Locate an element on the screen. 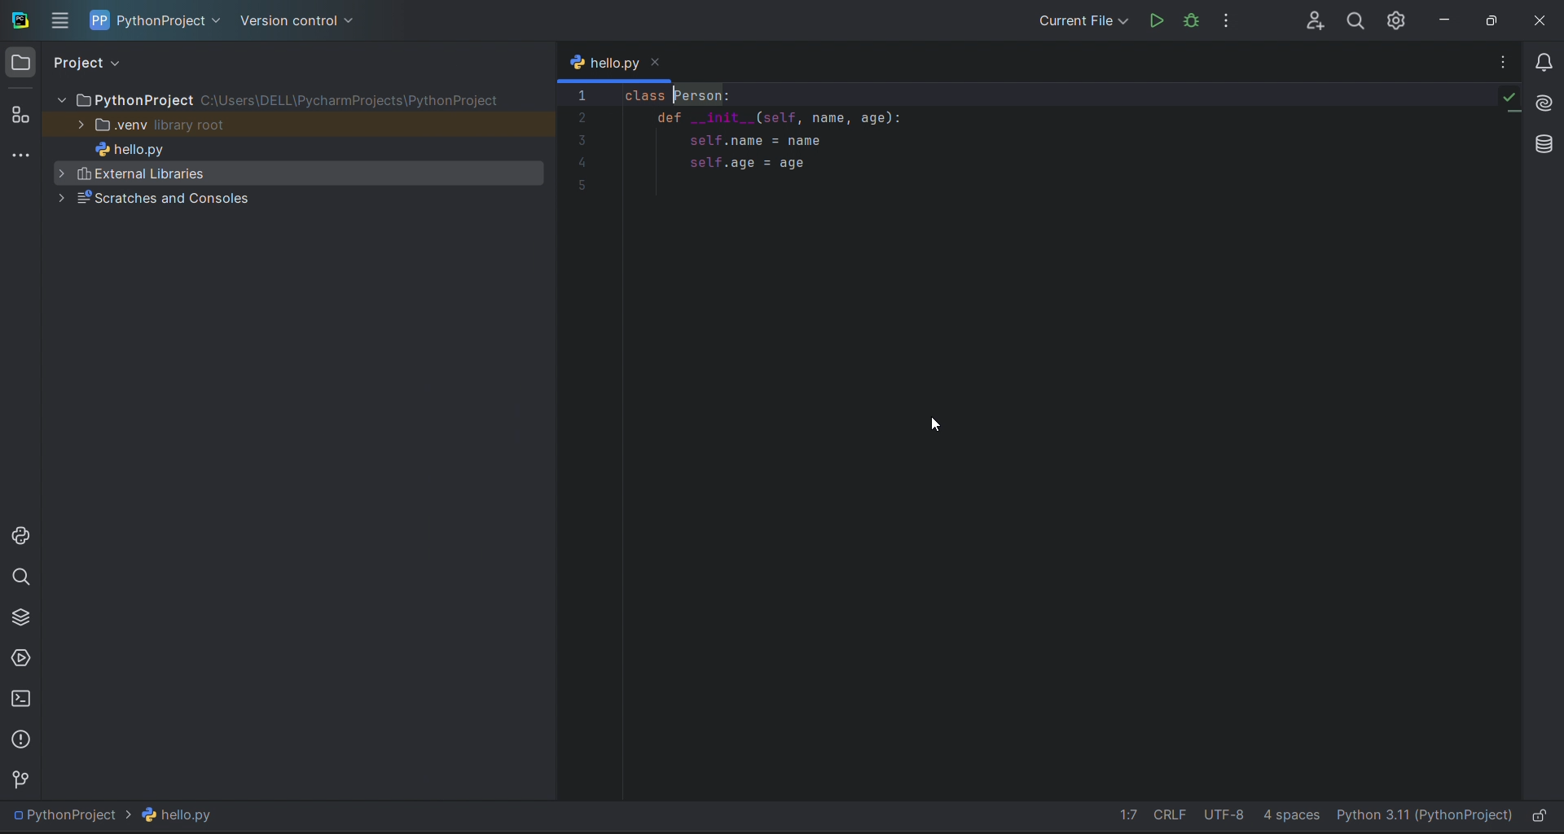  python packages is located at coordinates (20, 617).